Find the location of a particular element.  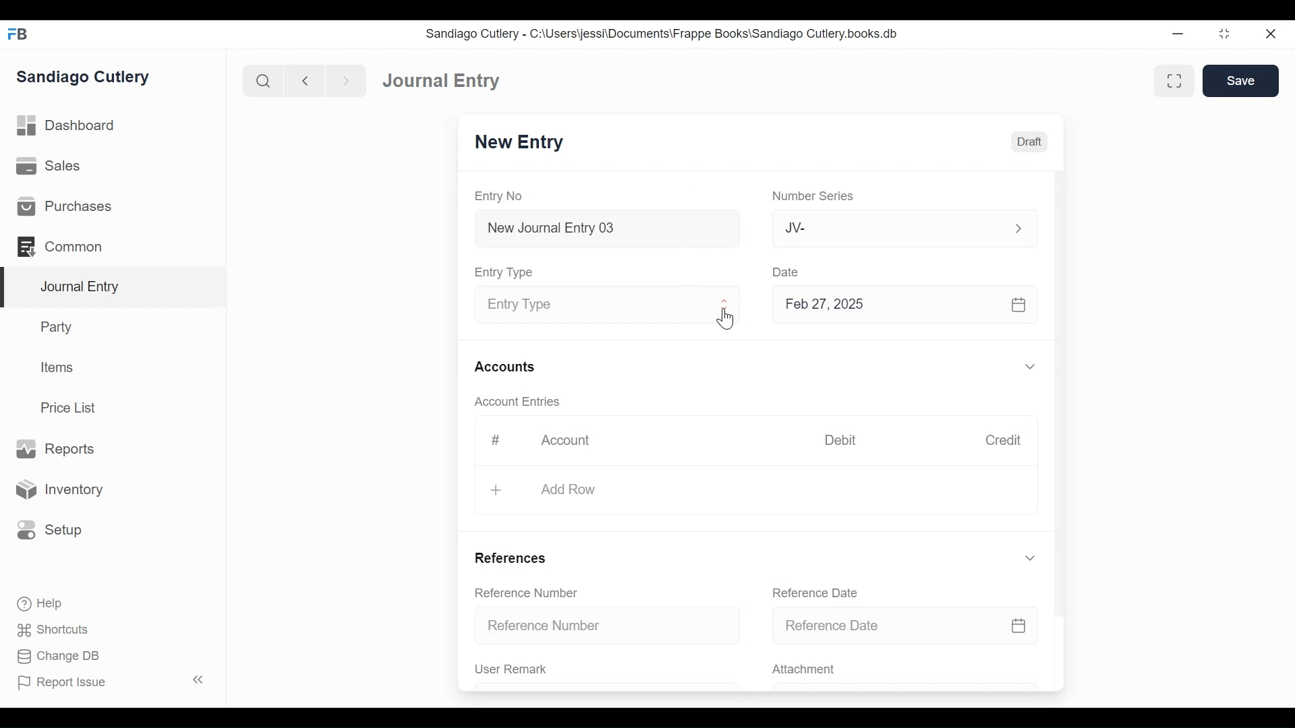

# is located at coordinates (496, 439).